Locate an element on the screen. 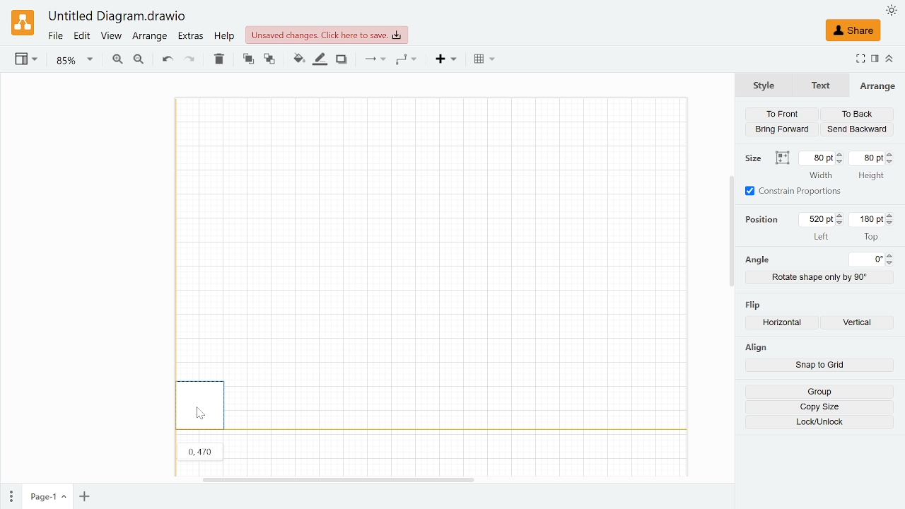 Image resolution: width=905 pixels, height=509 pixels. Horizontal scrollbar is located at coordinates (339, 479).